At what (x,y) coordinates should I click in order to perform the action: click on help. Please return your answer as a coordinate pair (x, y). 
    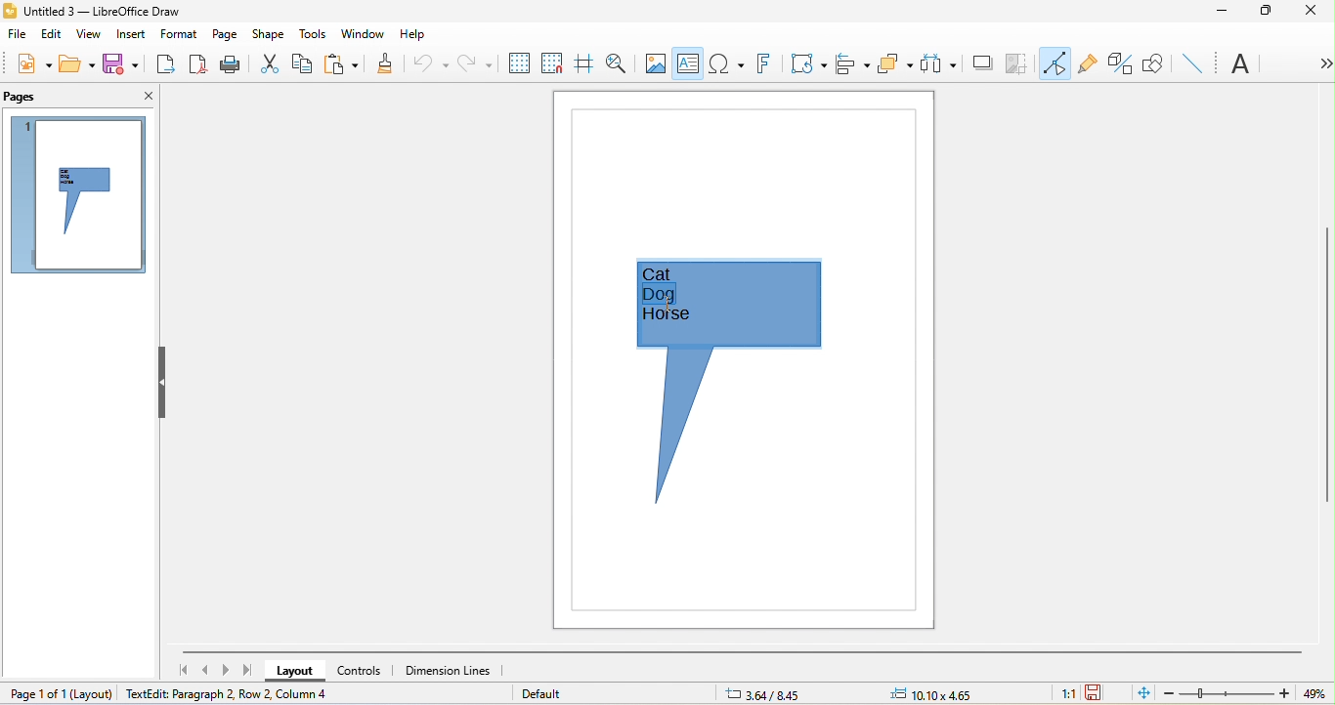
    Looking at the image, I should click on (412, 32).